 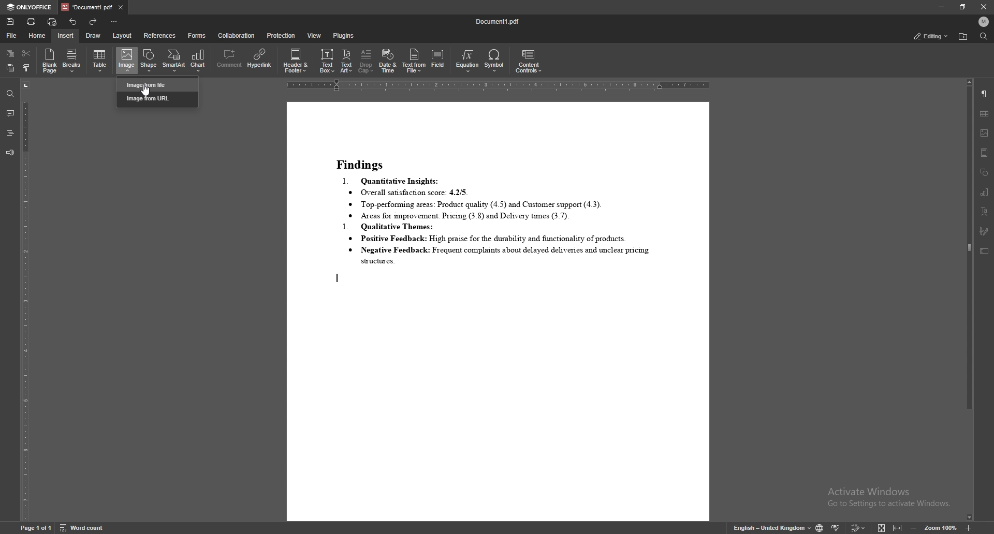 I want to click on image, so click(x=127, y=61).